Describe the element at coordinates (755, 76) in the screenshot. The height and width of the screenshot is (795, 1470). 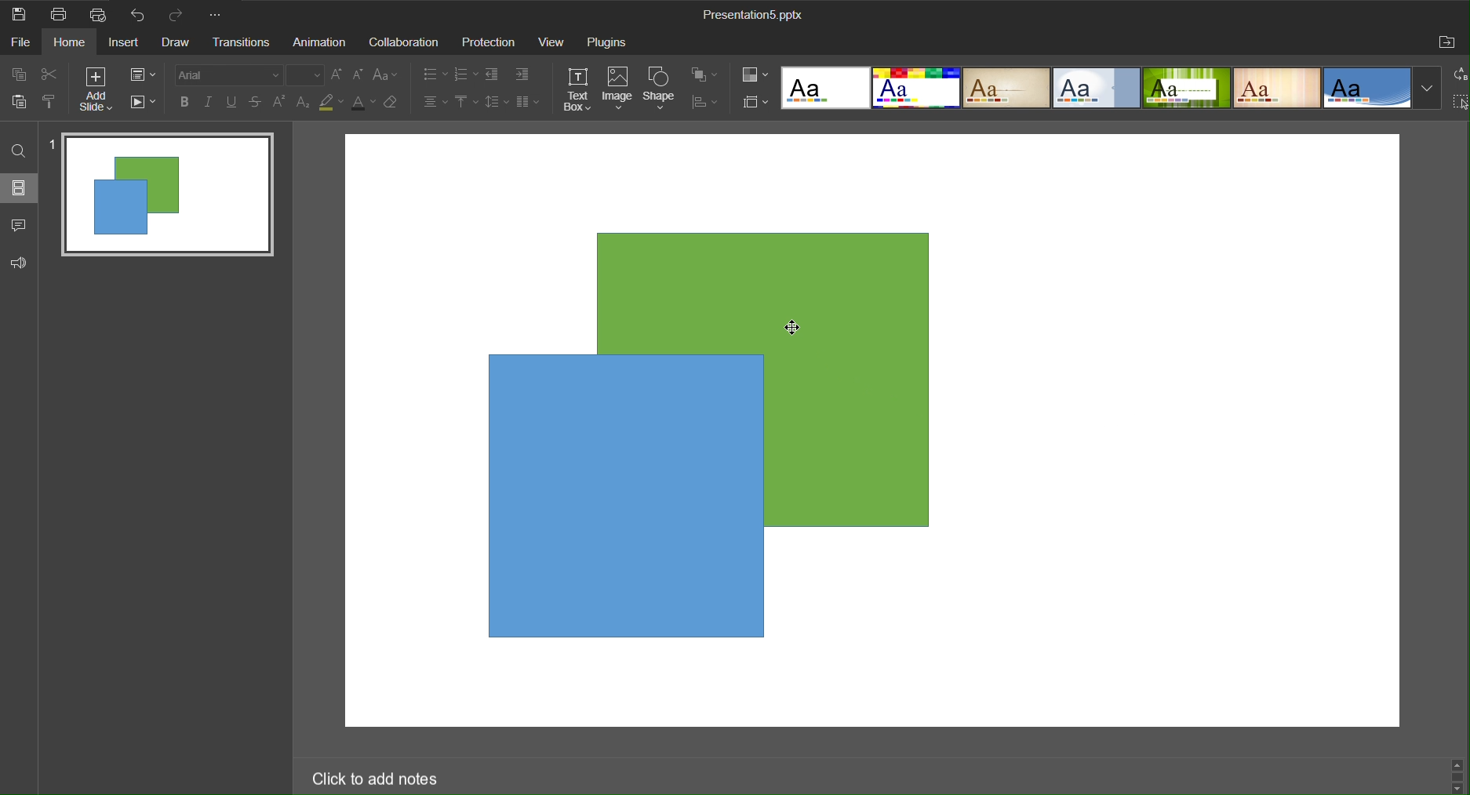
I see `Color` at that location.